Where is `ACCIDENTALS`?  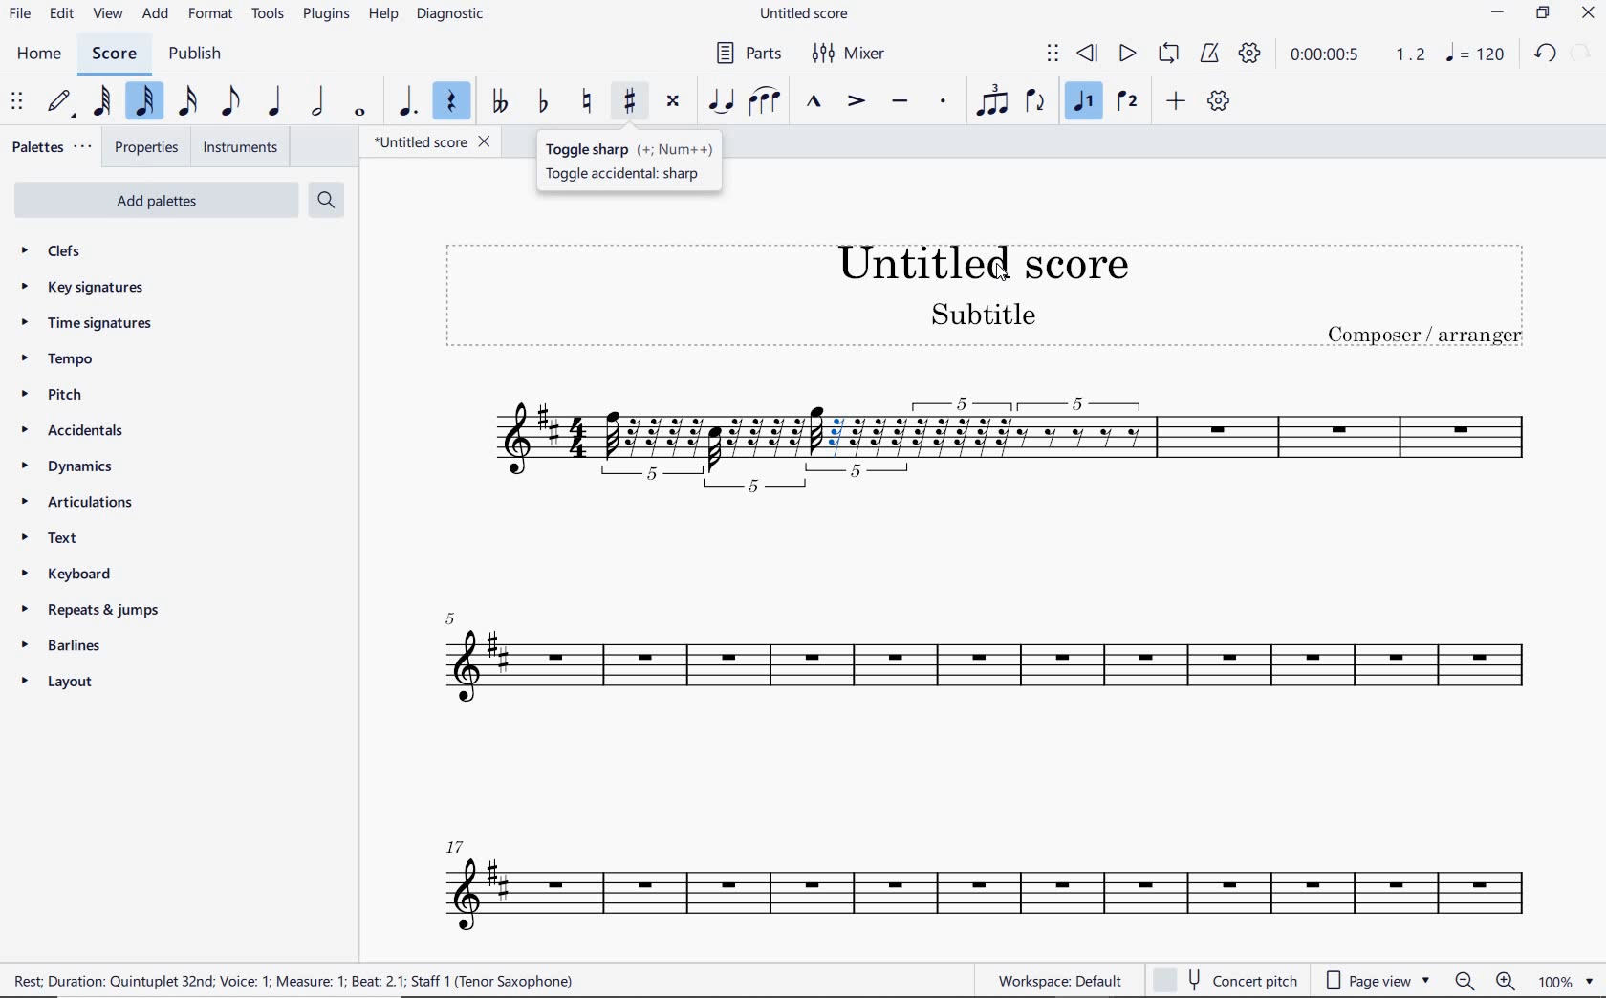
ACCIDENTALS is located at coordinates (85, 431).